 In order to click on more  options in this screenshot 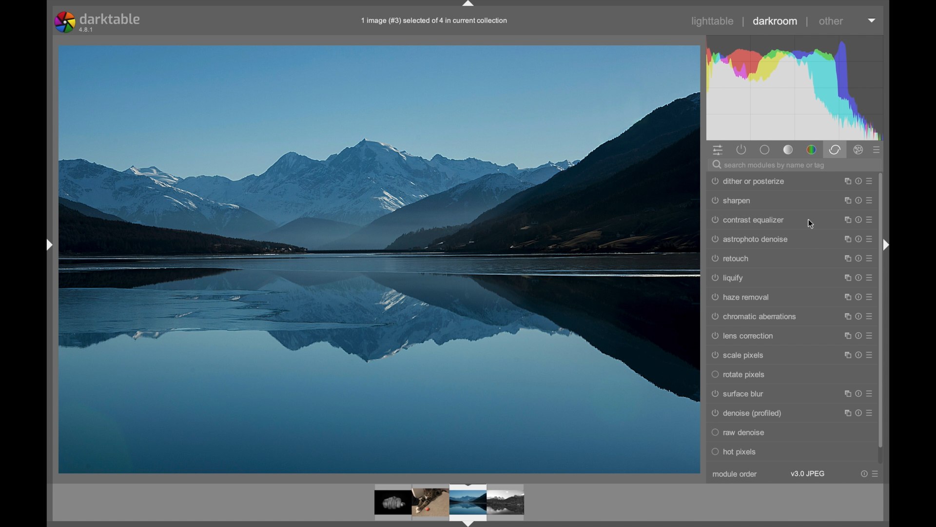, I will do `click(858, 278)`.